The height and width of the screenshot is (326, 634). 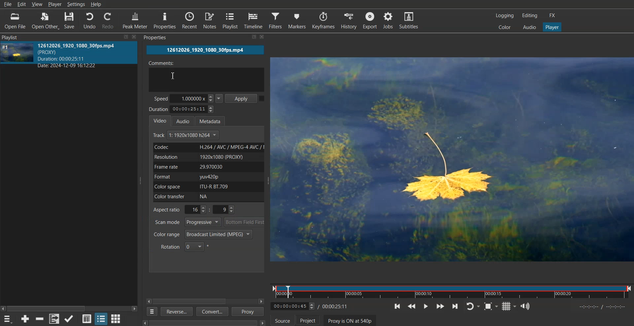 What do you see at coordinates (213, 120) in the screenshot?
I see `Metadata` at bounding box center [213, 120].